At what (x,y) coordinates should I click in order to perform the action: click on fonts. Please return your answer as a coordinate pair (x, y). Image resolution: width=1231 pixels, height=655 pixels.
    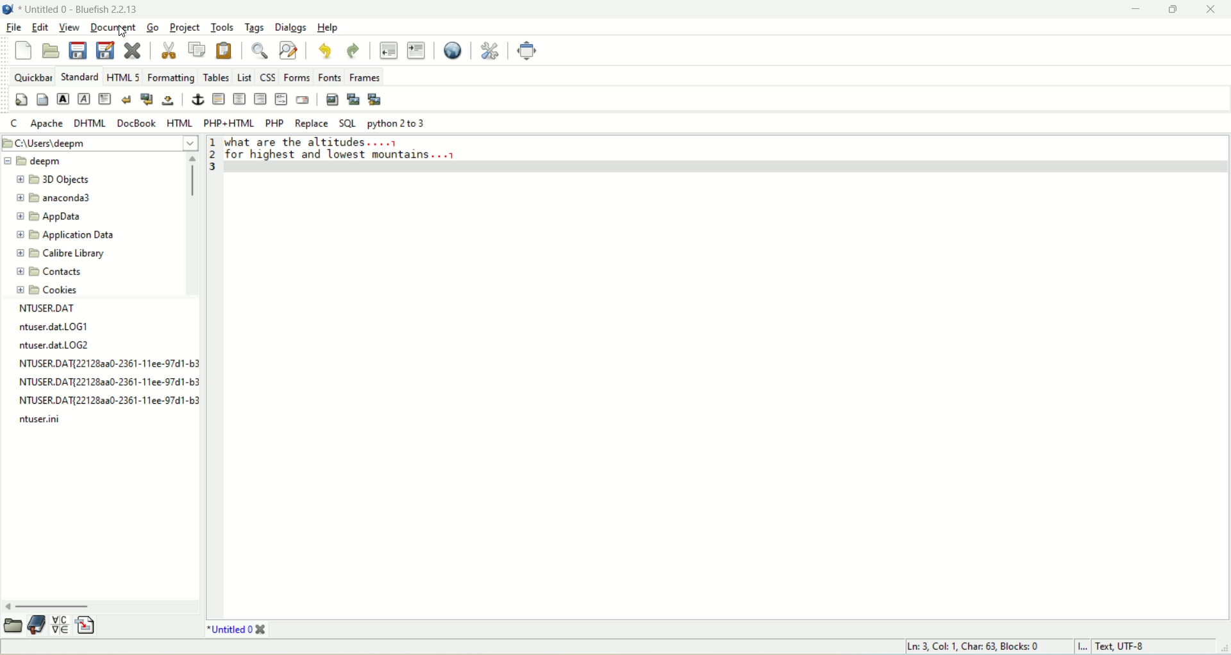
    Looking at the image, I should click on (328, 75).